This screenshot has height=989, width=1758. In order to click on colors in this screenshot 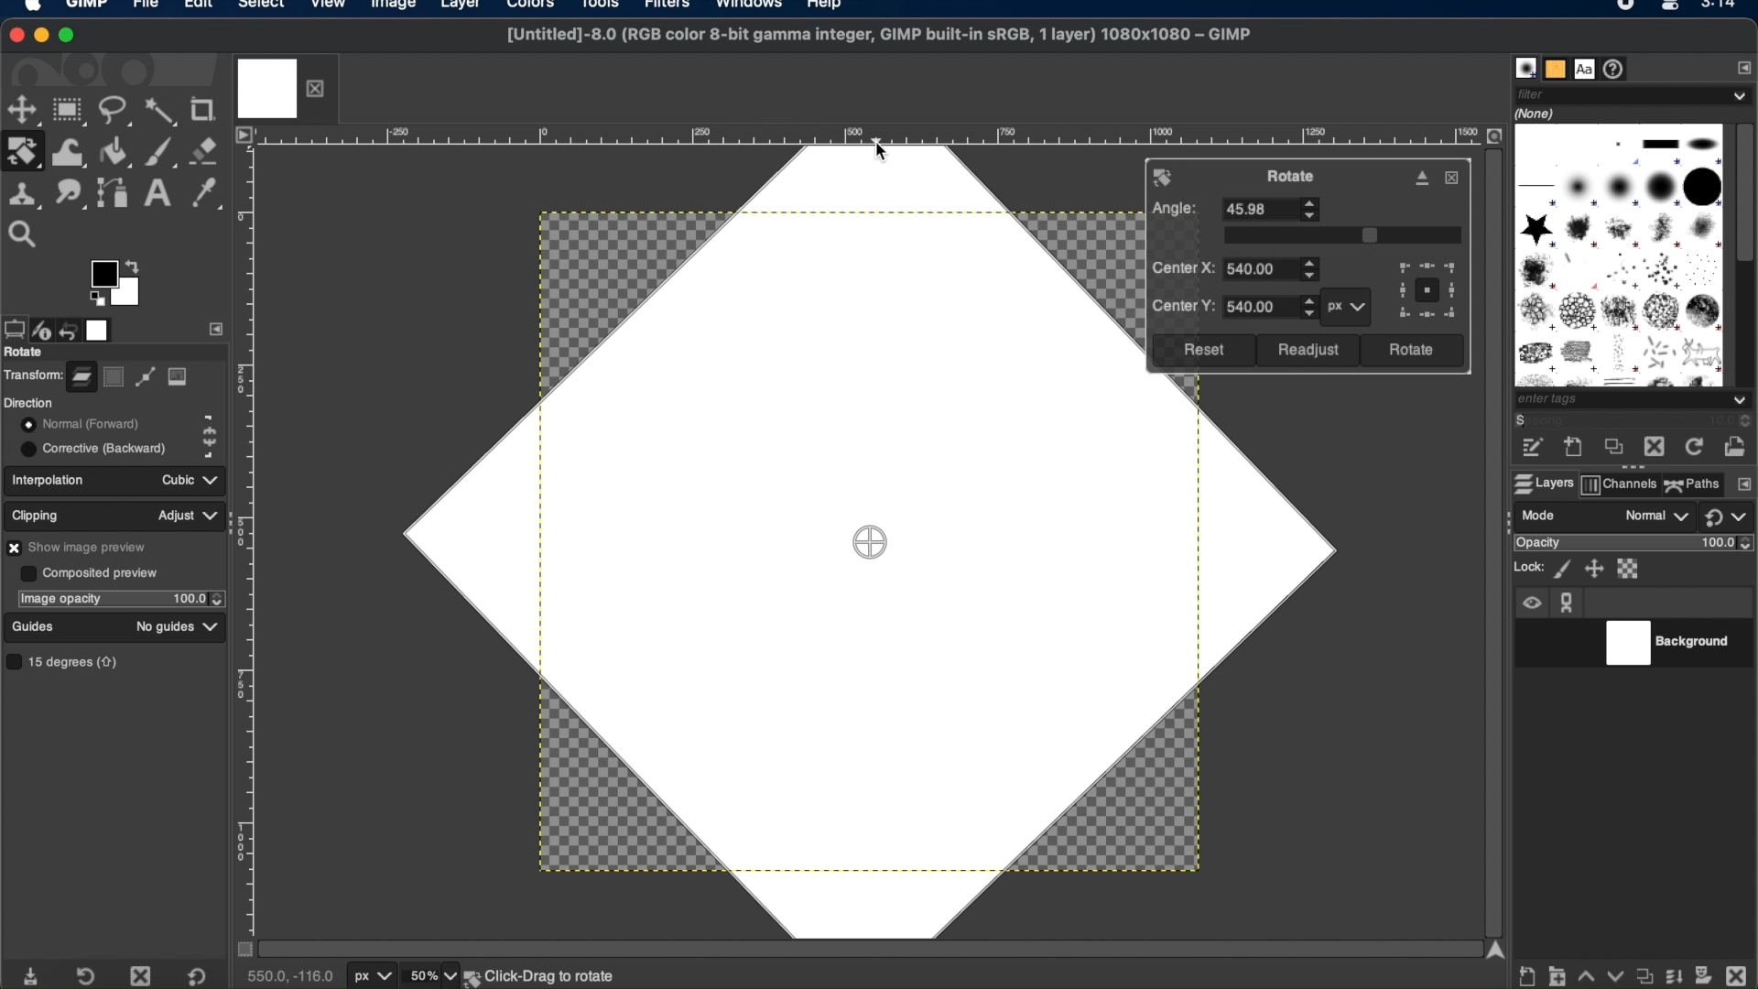, I will do `click(535, 10)`.